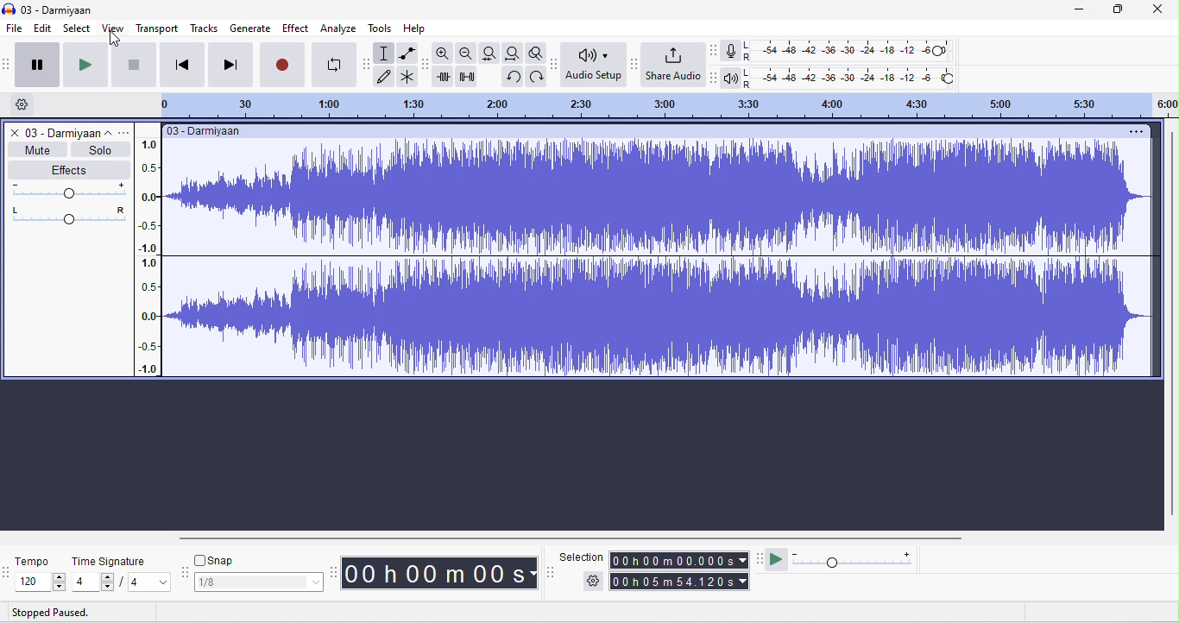 The image size is (1179, 623). Describe the element at coordinates (407, 78) in the screenshot. I see `multi tool` at that location.